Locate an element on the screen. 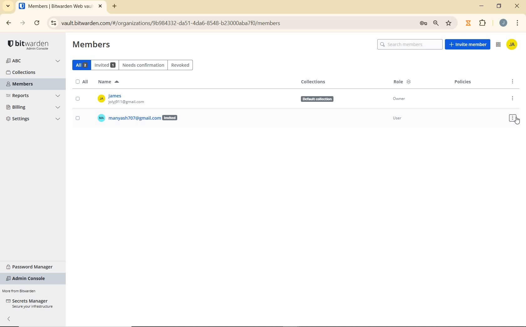  NEEDS CONFIRMATION is located at coordinates (143, 65).